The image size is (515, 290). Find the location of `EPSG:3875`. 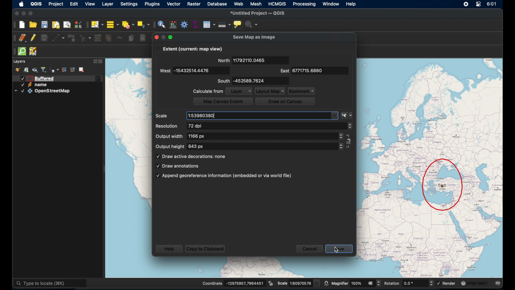

EPSG:3875 is located at coordinates (478, 283).